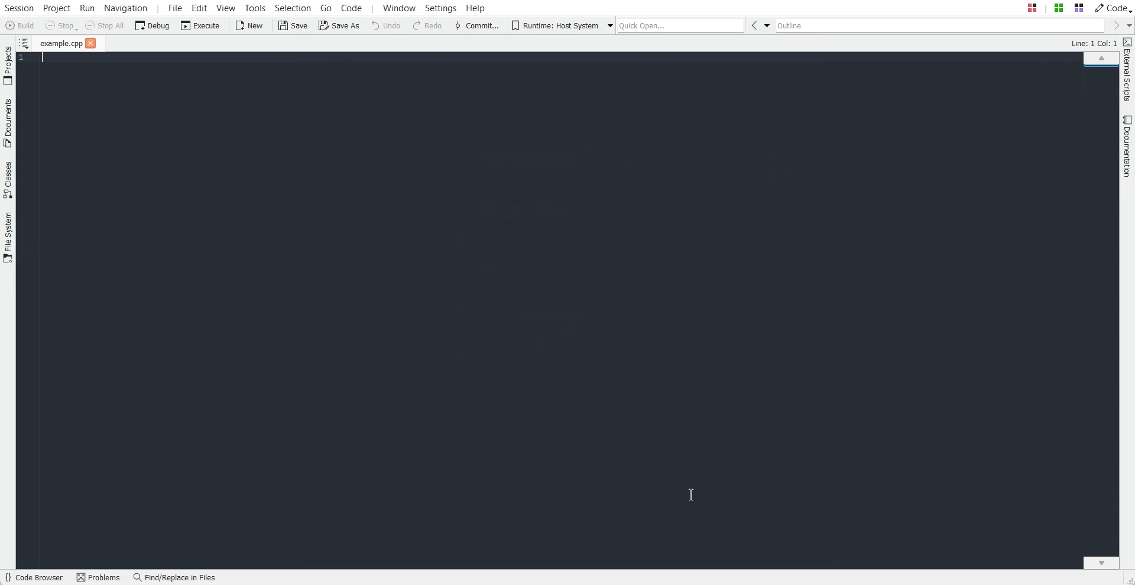  What do you see at coordinates (609, 26) in the screenshot?
I see `Drop down box` at bounding box center [609, 26].